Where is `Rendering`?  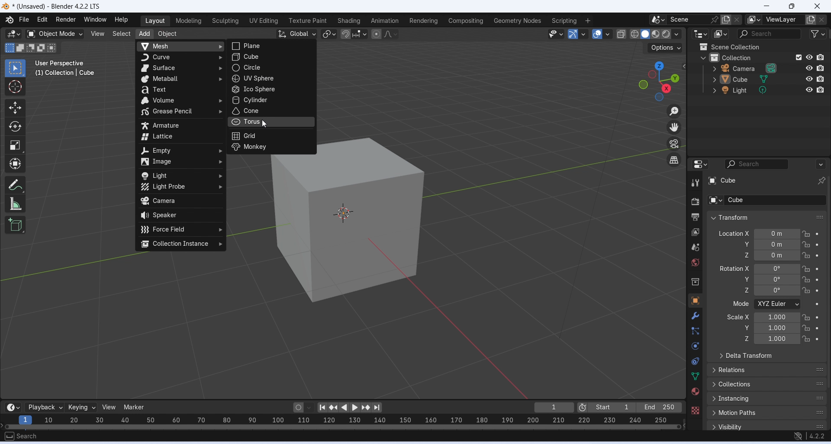
Rendering is located at coordinates (423, 21).